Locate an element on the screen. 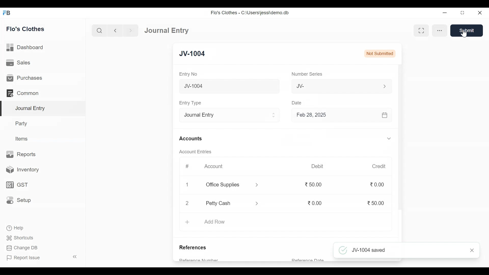 This screenshot has height=275, width=489. Vertical Scroll bar is located at coordinates (401, 144).